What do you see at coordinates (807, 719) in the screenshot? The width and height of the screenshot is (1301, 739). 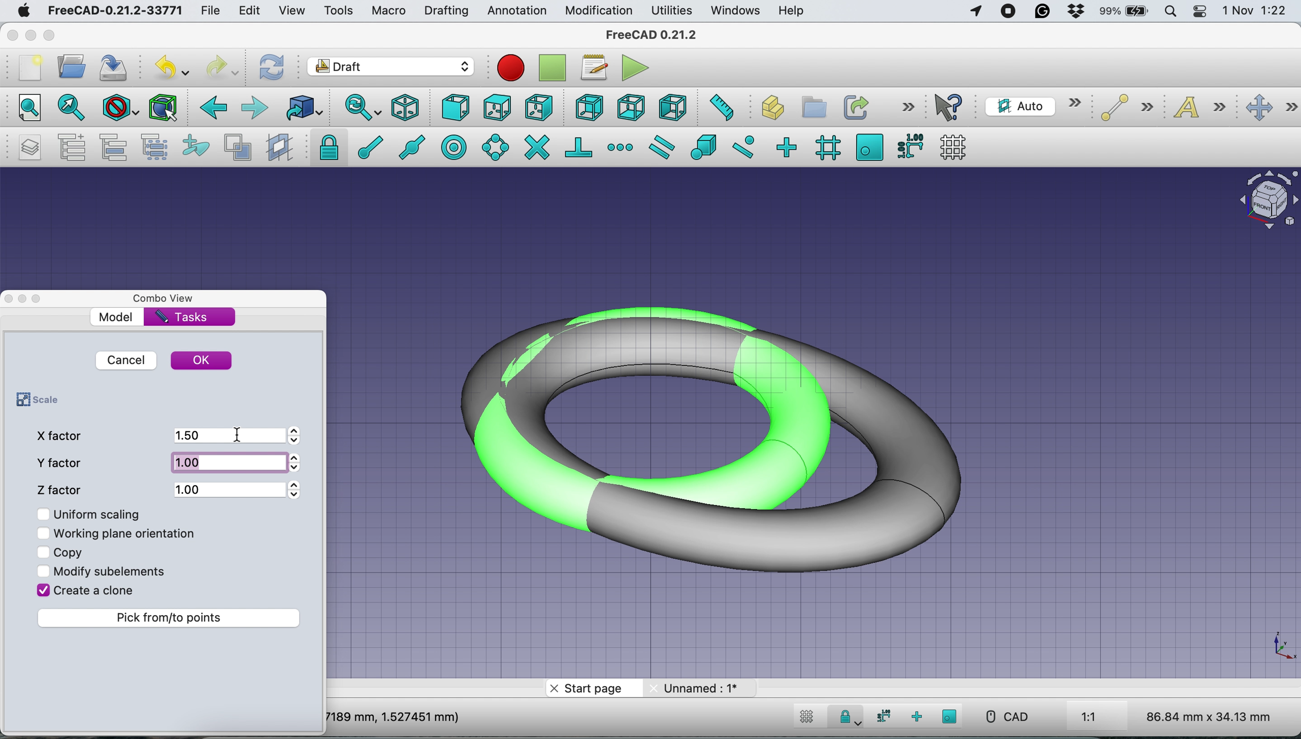 I see `toggle grid` at bounding box center [807, 719].